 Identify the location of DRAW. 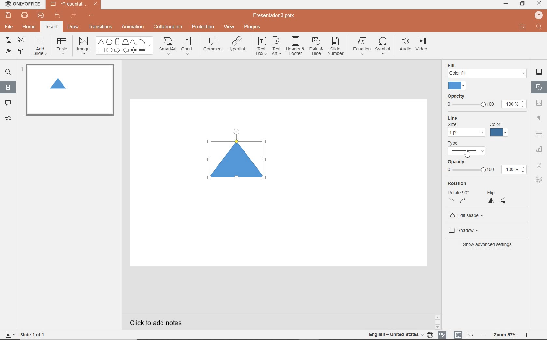
(74, 27).